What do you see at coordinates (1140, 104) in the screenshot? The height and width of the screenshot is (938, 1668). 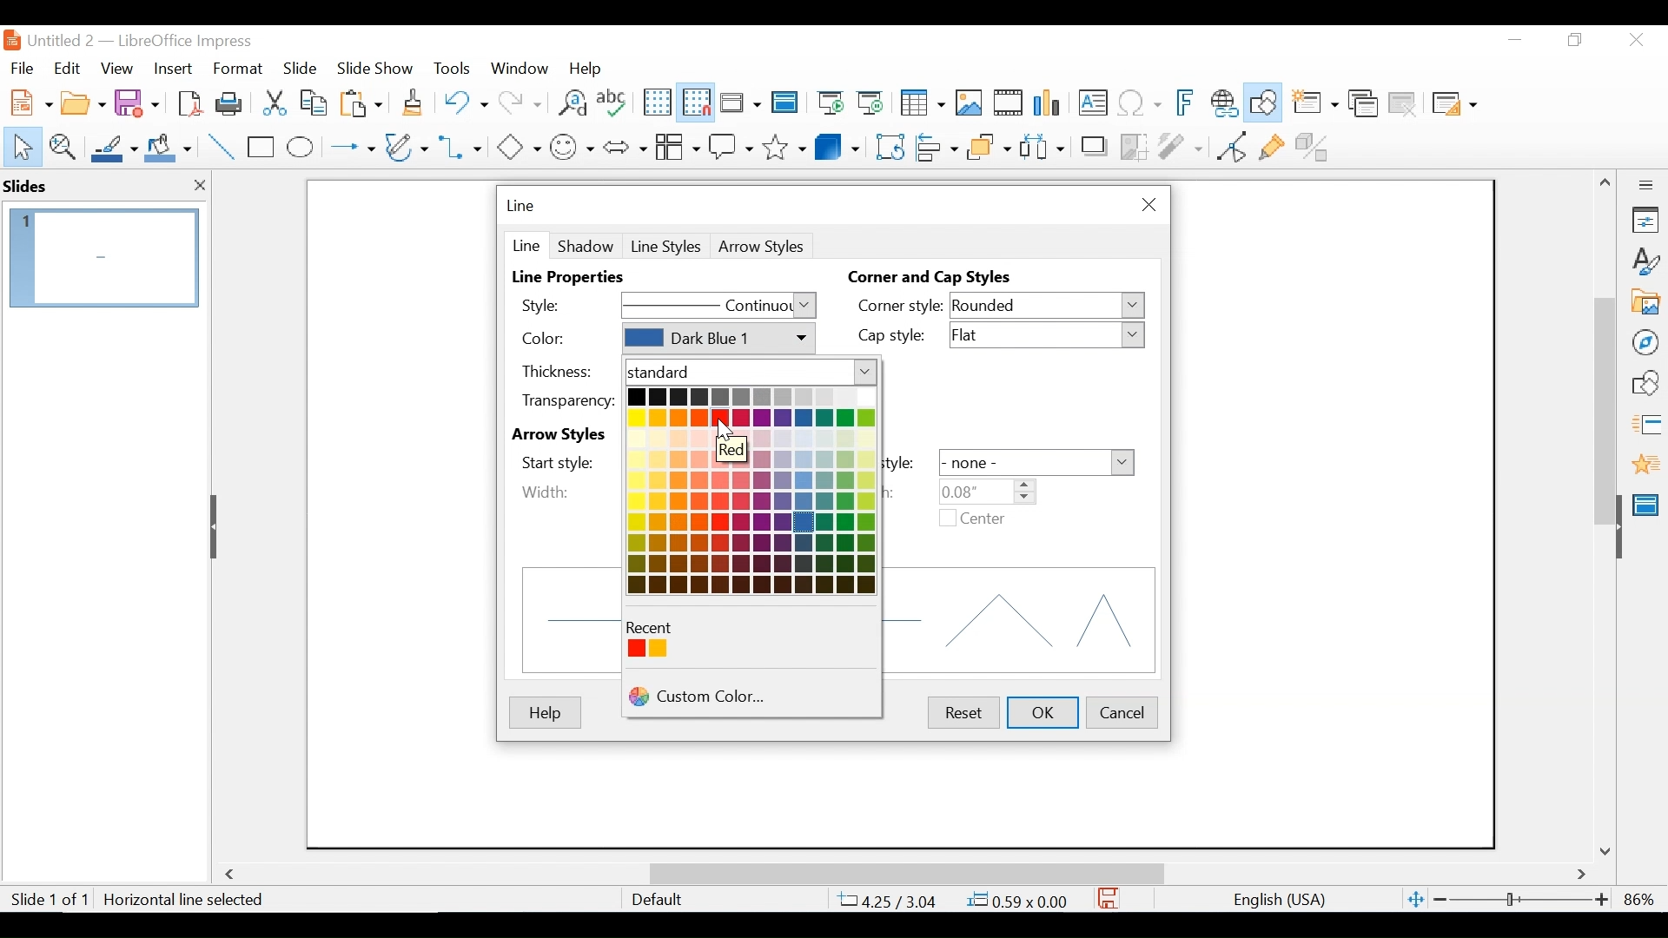 I see `Insert Special Characters` at bounding box center [1140, 104].